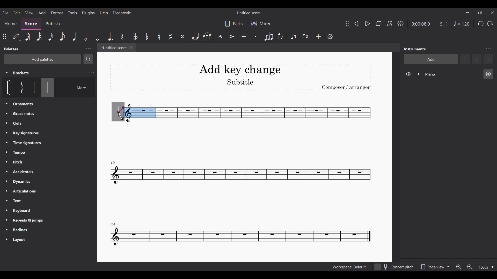  Describe the element at coordinates (318, 36) in the screenshot. I see `Add` at that location.